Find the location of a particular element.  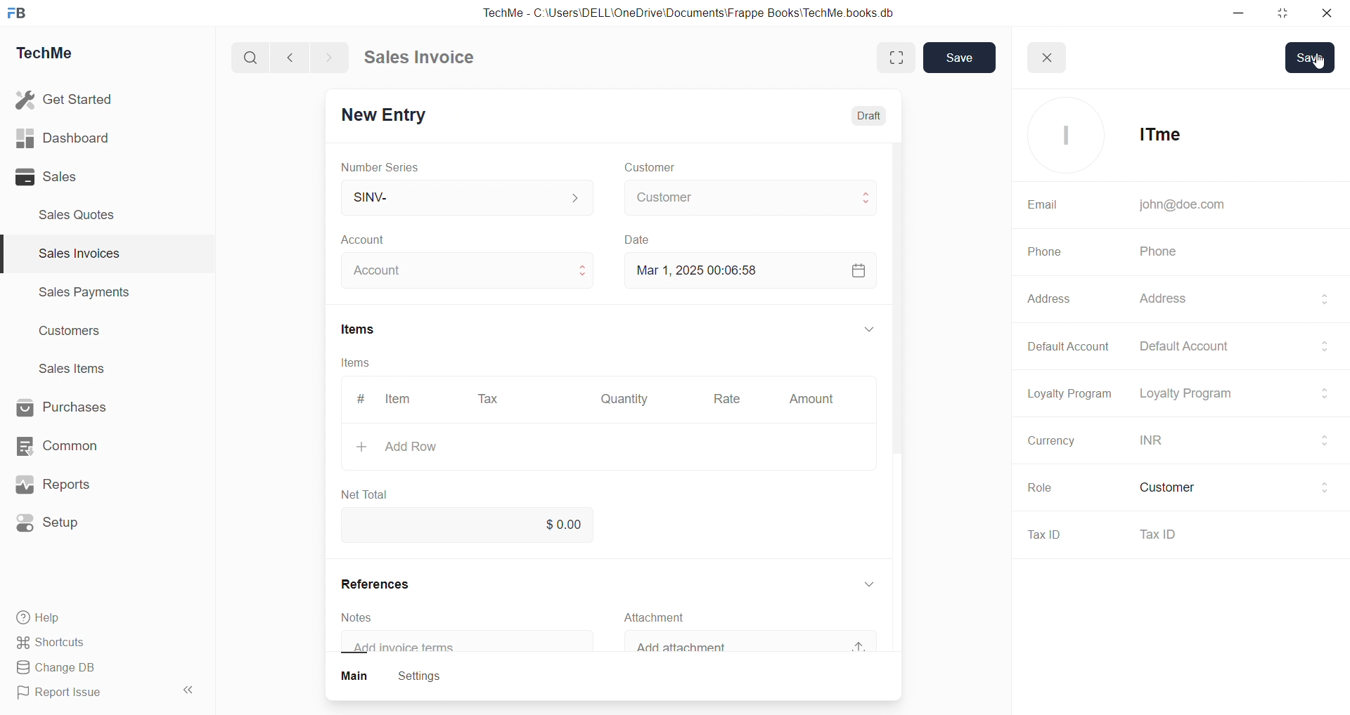

Mar 1, 2025 00:06:58 is located at coordinates (691, 270).